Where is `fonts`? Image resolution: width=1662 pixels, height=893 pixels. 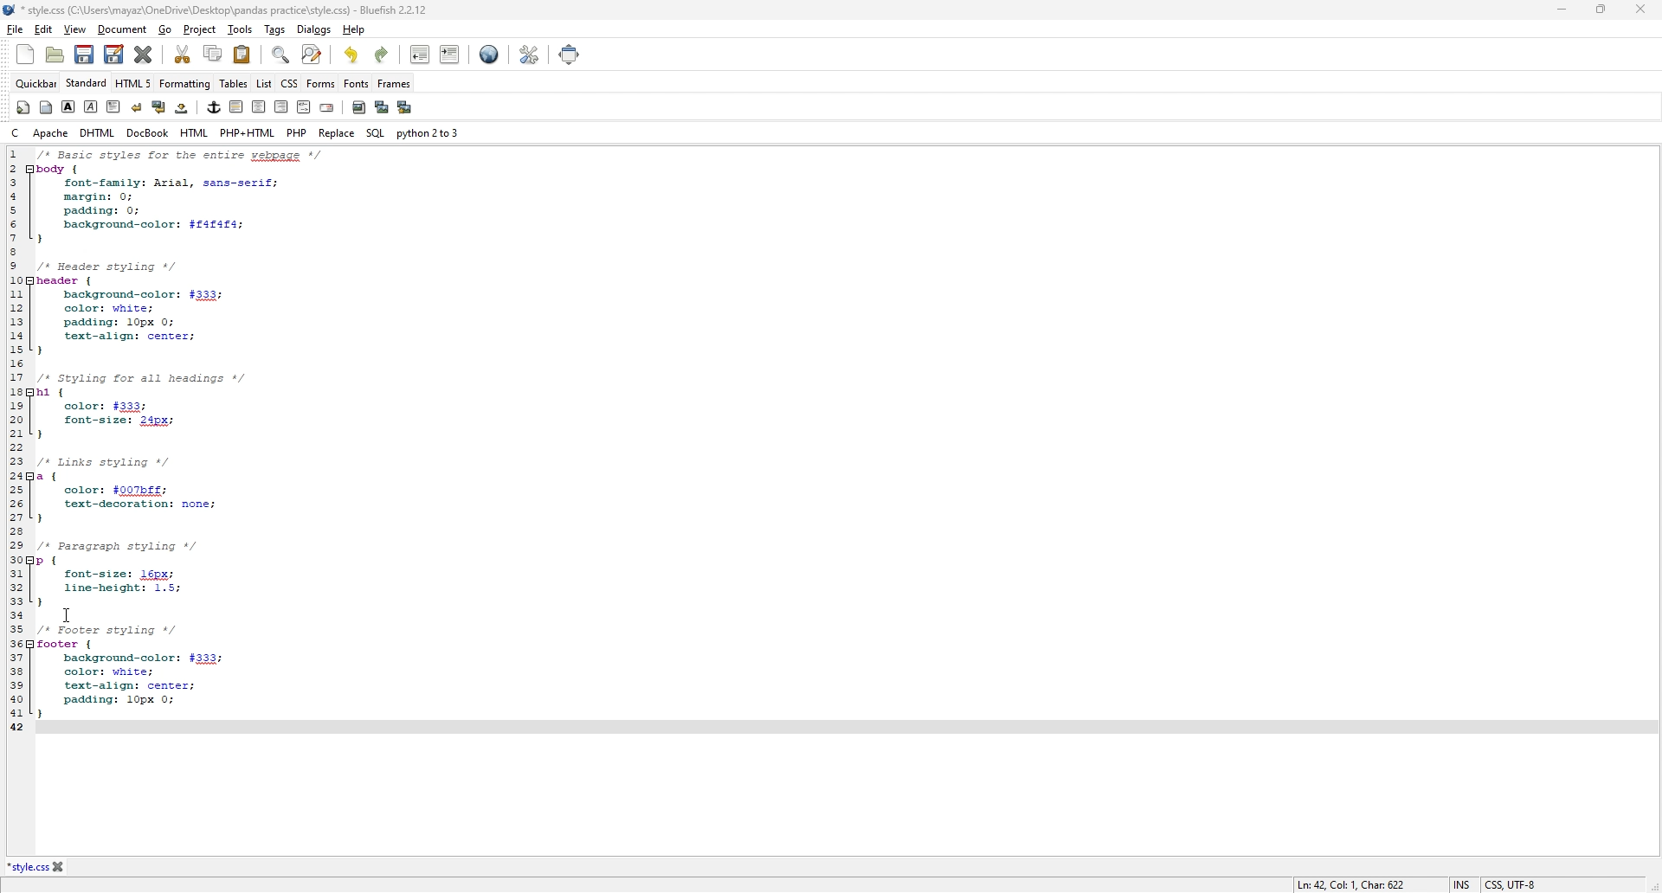
fonts is located at coordinates (356, 83).